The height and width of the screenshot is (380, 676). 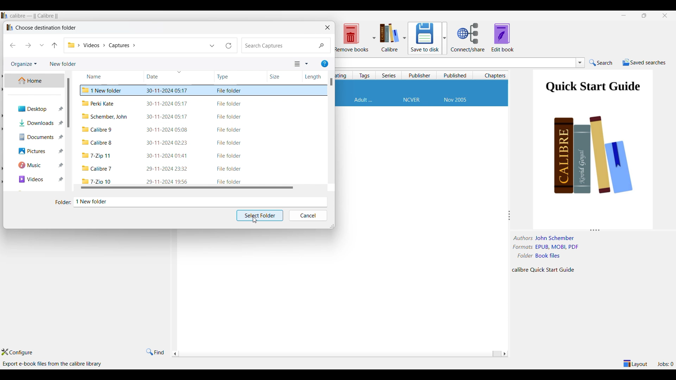 What do you see at coordinates (165, 75) in the screenshot?
I see `Date column, curret sorting` at bounding box center [165, 75].